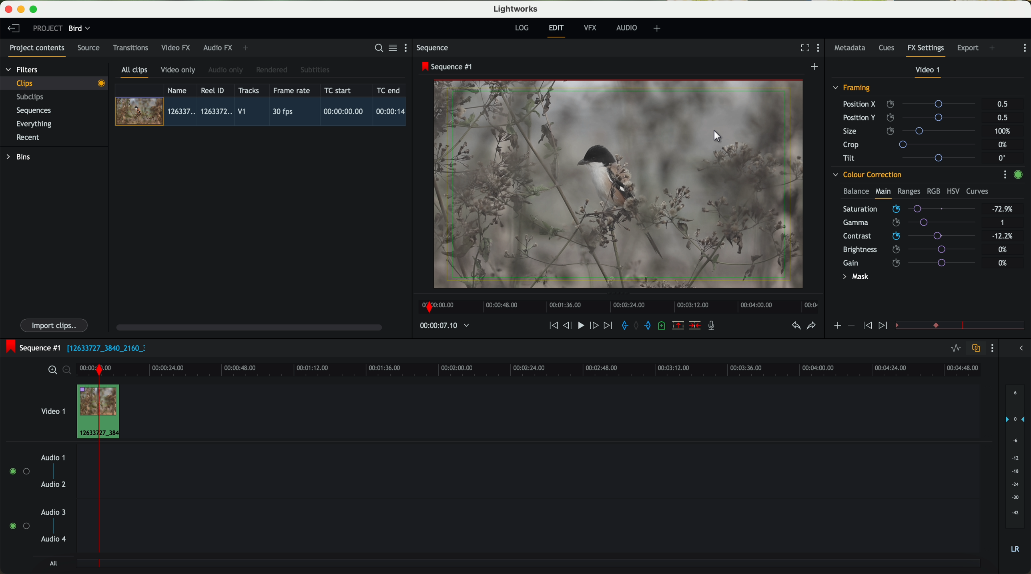 The width and height of the screenshot is (1031, 574). Describe the element at coordinates (98, 468) in the screenshot. I see `time bar` at that location.